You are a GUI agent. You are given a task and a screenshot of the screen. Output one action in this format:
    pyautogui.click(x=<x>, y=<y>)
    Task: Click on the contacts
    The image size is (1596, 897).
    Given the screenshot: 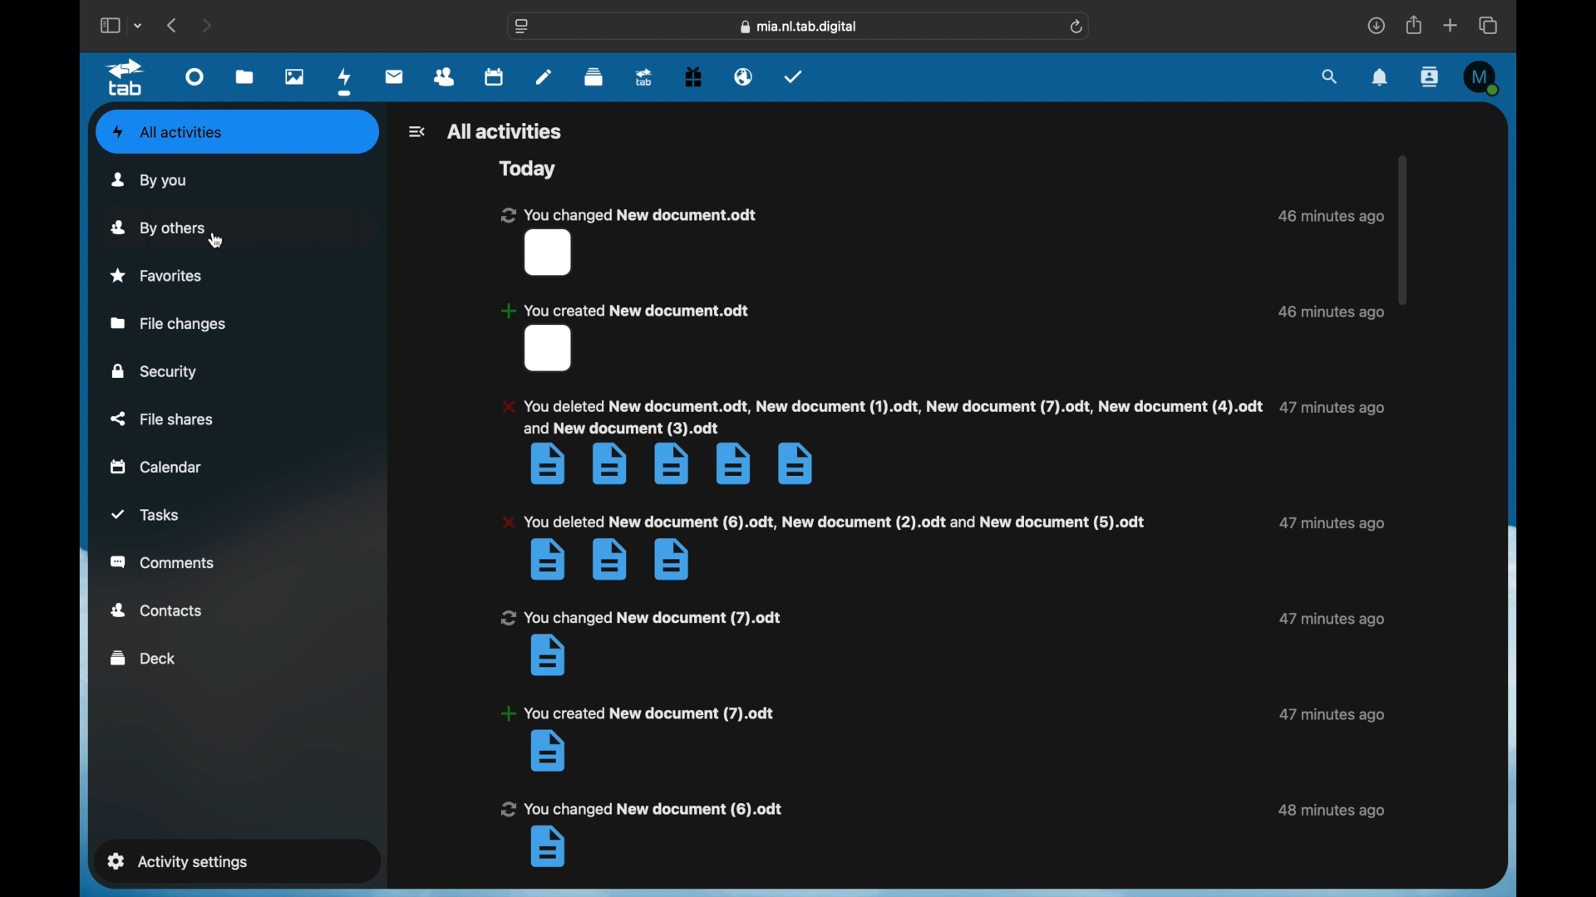 What is the action you would take?
    pyautogui.click(x=446, y=78)
    